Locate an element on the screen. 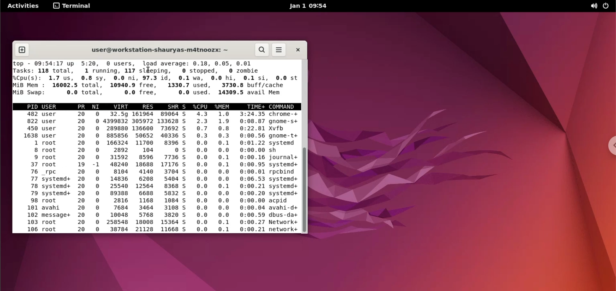 Image resolution: width=616 pixels, height=291 pixels. TIME+  is located at coordinates (254, 107).